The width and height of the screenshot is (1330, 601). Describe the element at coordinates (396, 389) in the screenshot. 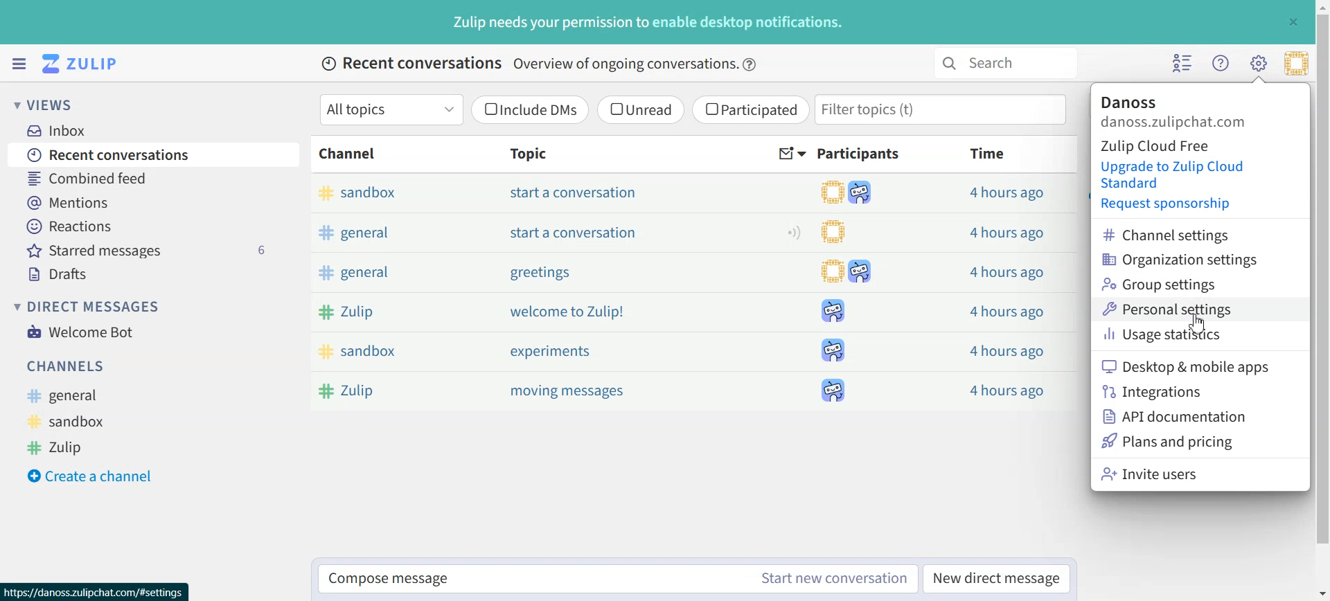

I see `#Zulip` at that location.